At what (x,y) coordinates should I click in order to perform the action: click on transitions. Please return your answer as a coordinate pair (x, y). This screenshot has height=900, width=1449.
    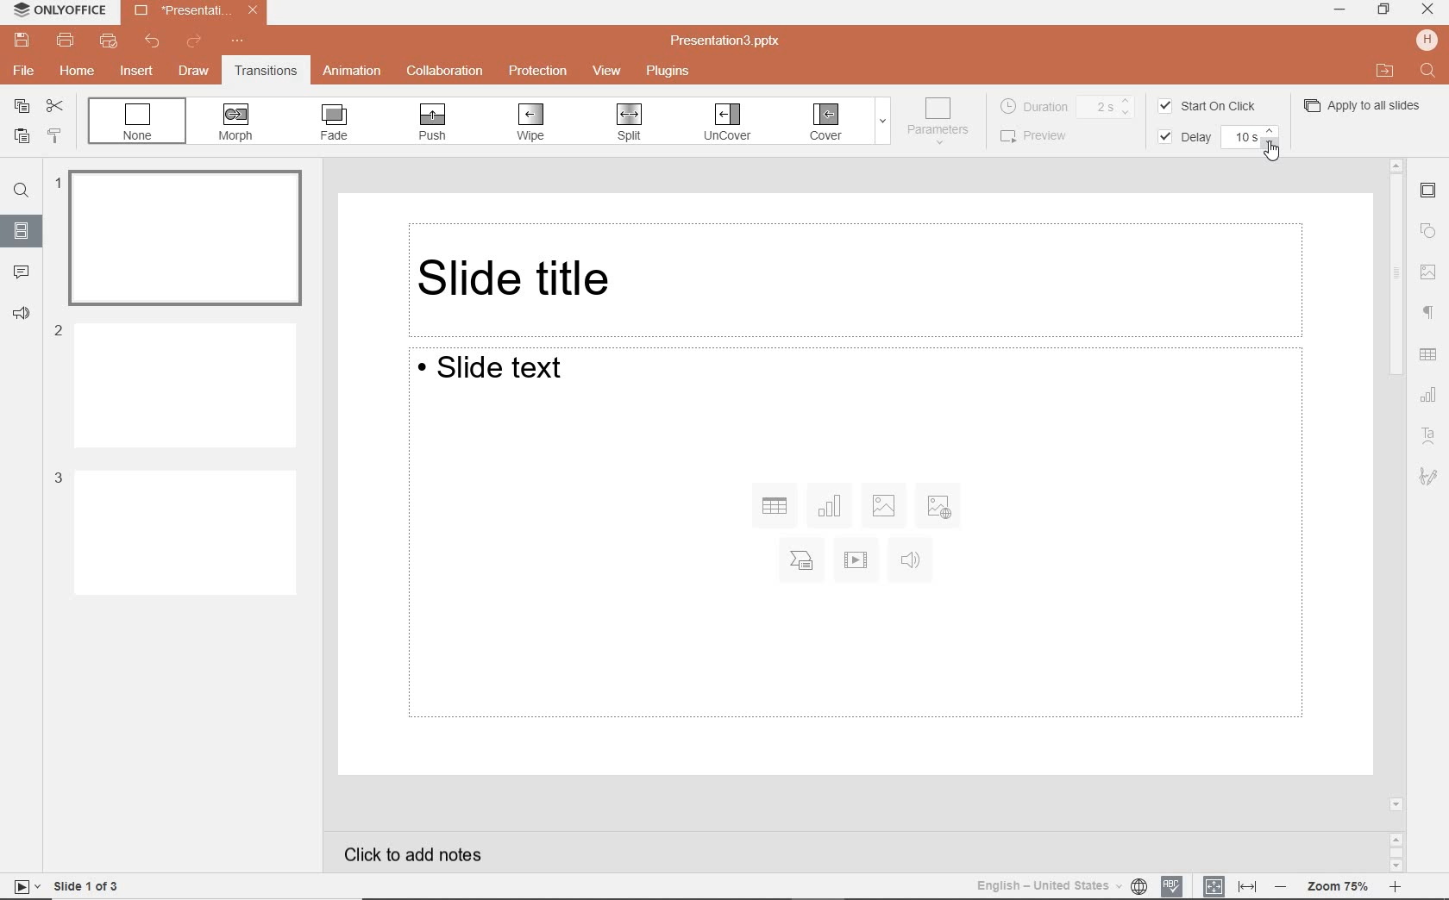
    Looking at the image, I should click on (265, 72).